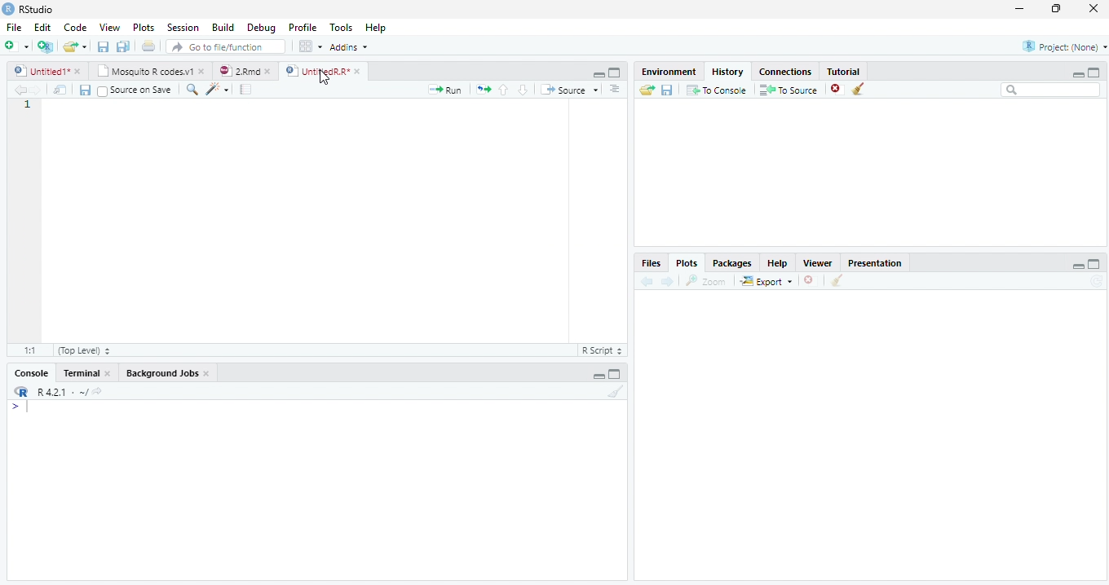 The height and width of the screenshot is (585, 1109). Describe the element at coordinates (875, 262) in the screenshot. I see `Presentation` at that location.